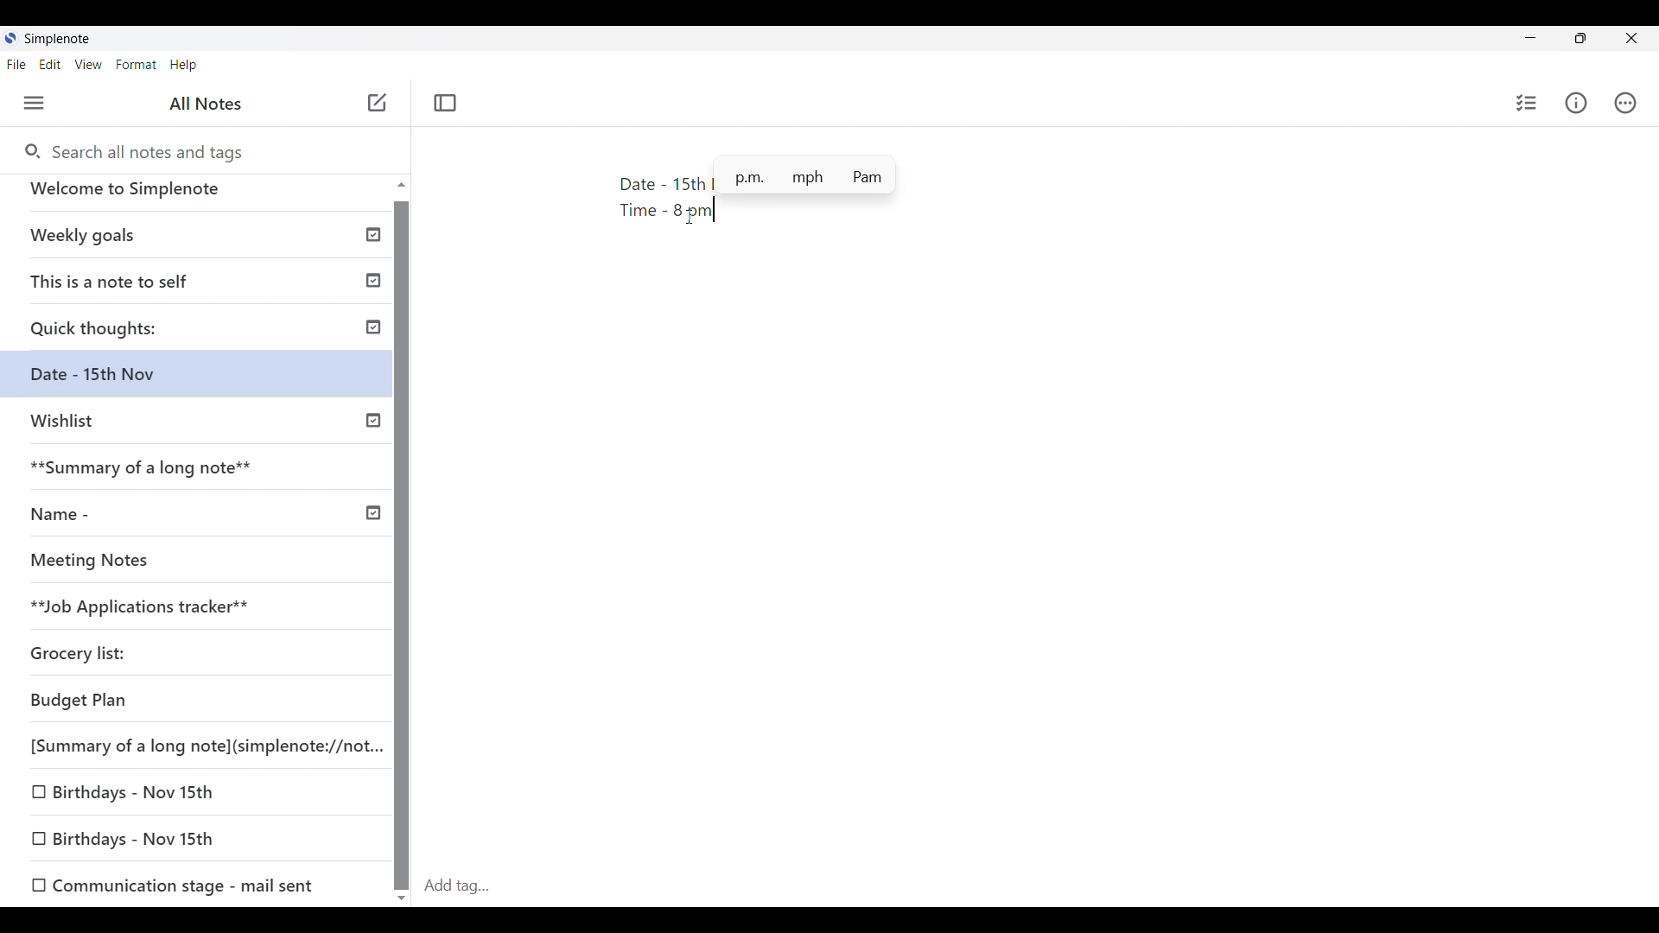 This screenshot has width=1659, height=933. What do you see at coordinates (690, 217) in the screenshot?
I see `Cursor position unchanged ` at bounding box center [690, 217].